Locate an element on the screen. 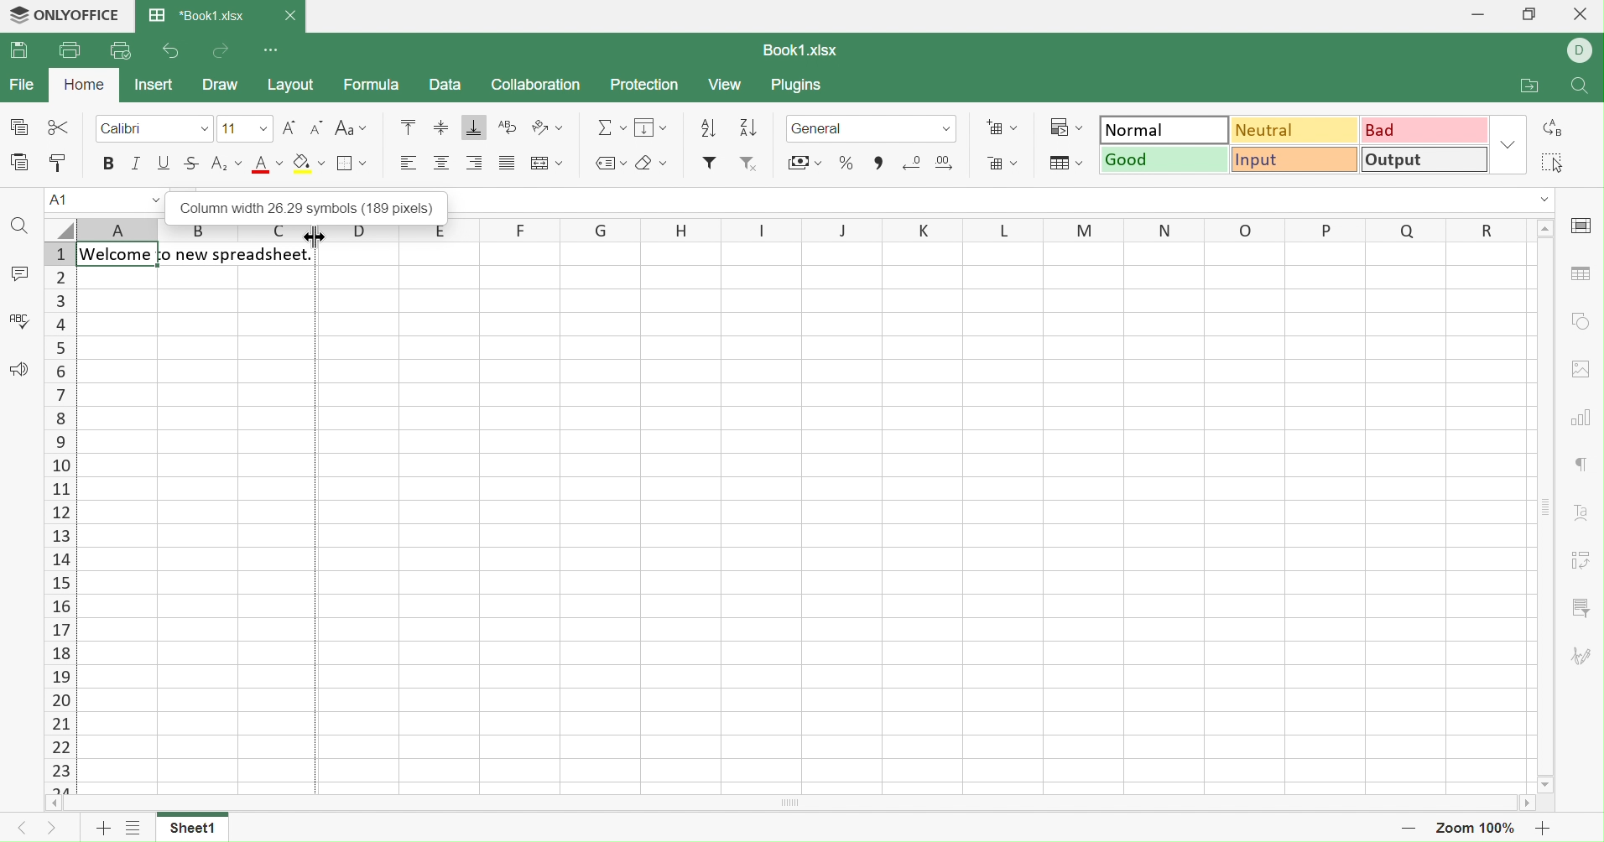 This screenshot has height=842, width=1604. View is located at coordinates (728, 86).